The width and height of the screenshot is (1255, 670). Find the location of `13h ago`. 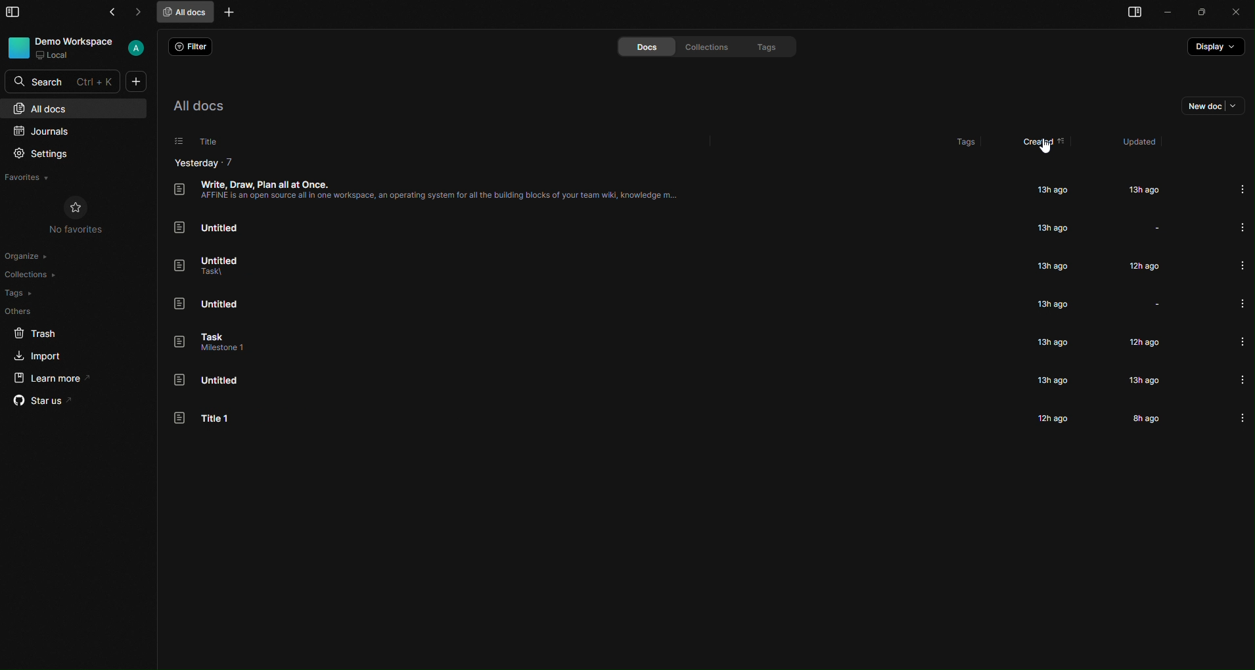

13h ago is located at coordinates (1054, 379).